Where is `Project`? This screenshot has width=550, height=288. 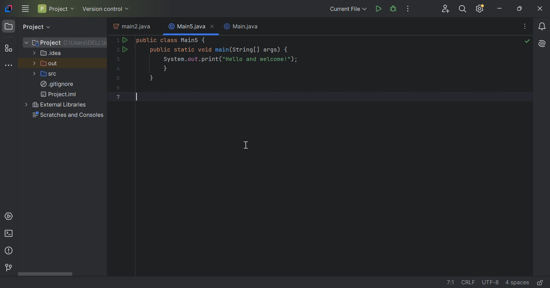
Project is located at coordinates (47, 43).